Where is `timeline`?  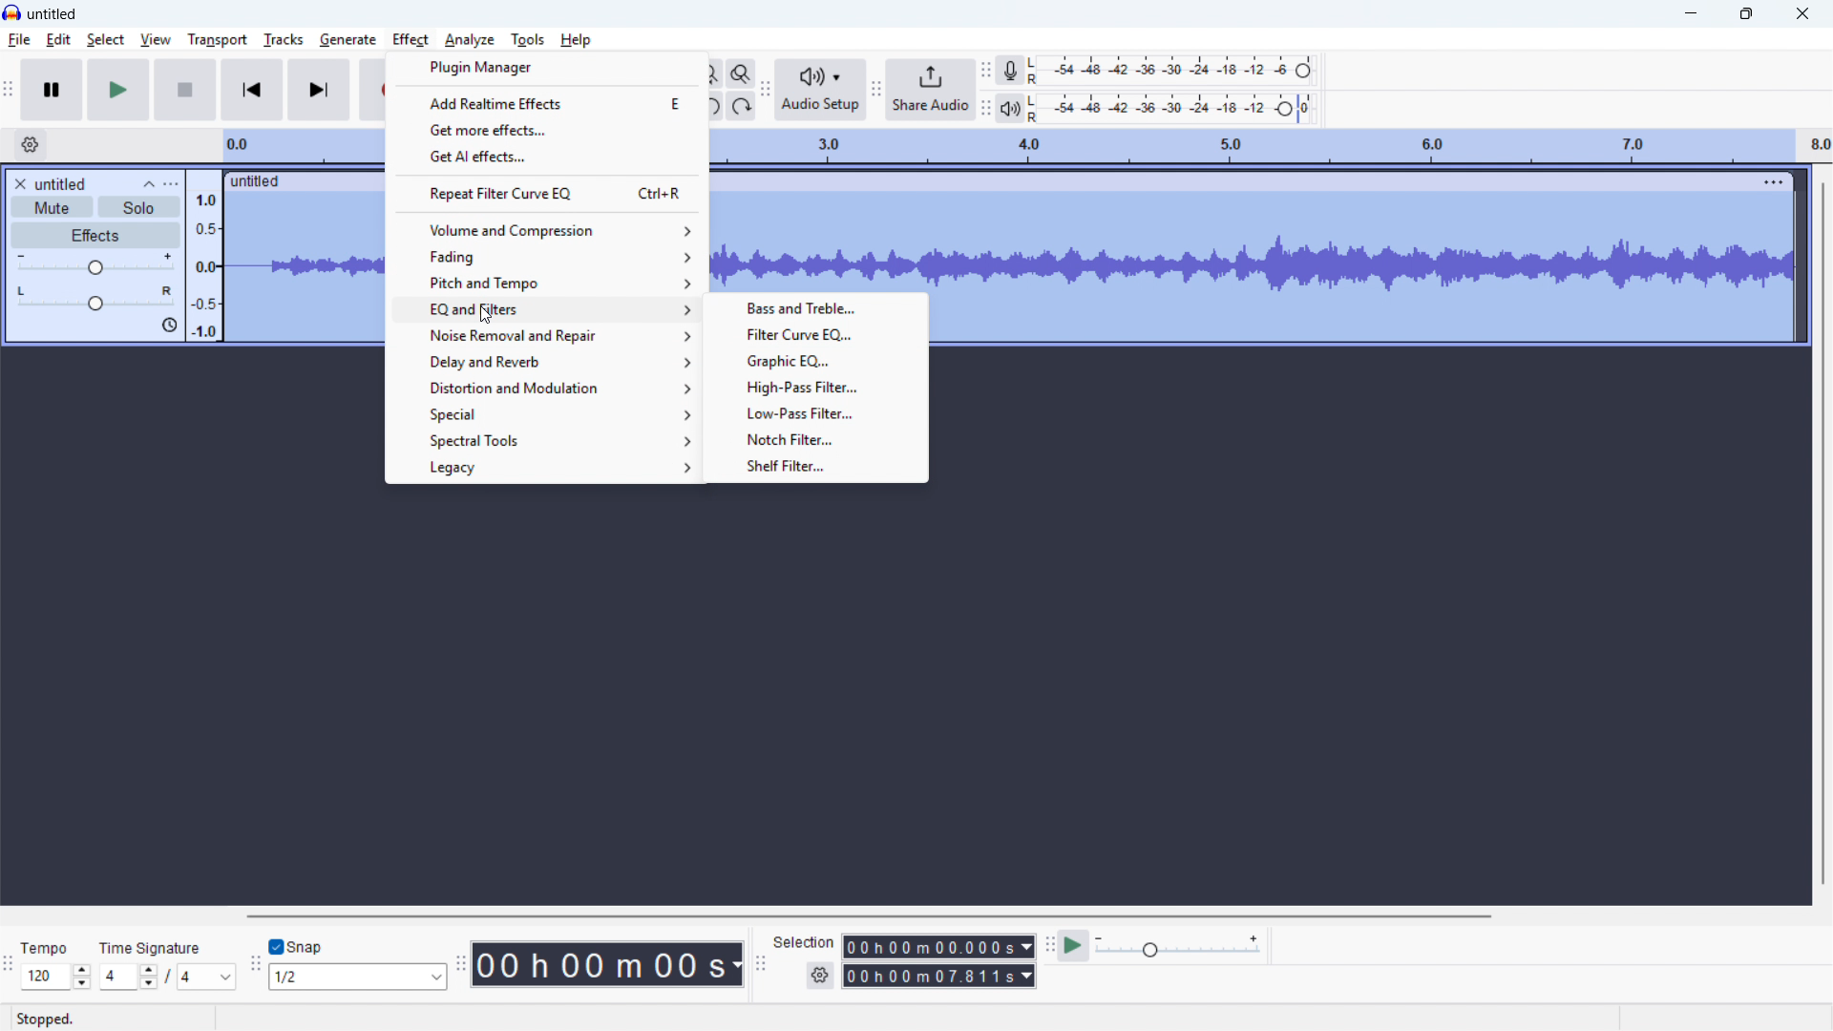 timeline is located at coordinates (1268, 146).